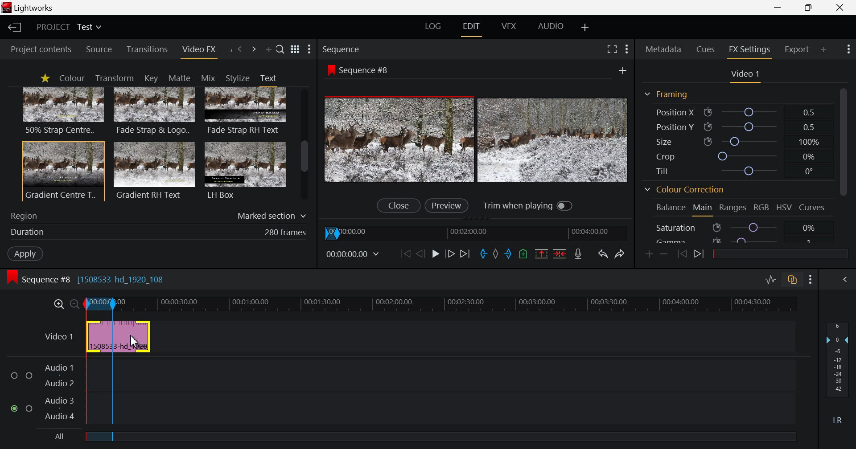 The width and height of the screenshot is (856, 449). I want to click on Apply, so click(23, 253).